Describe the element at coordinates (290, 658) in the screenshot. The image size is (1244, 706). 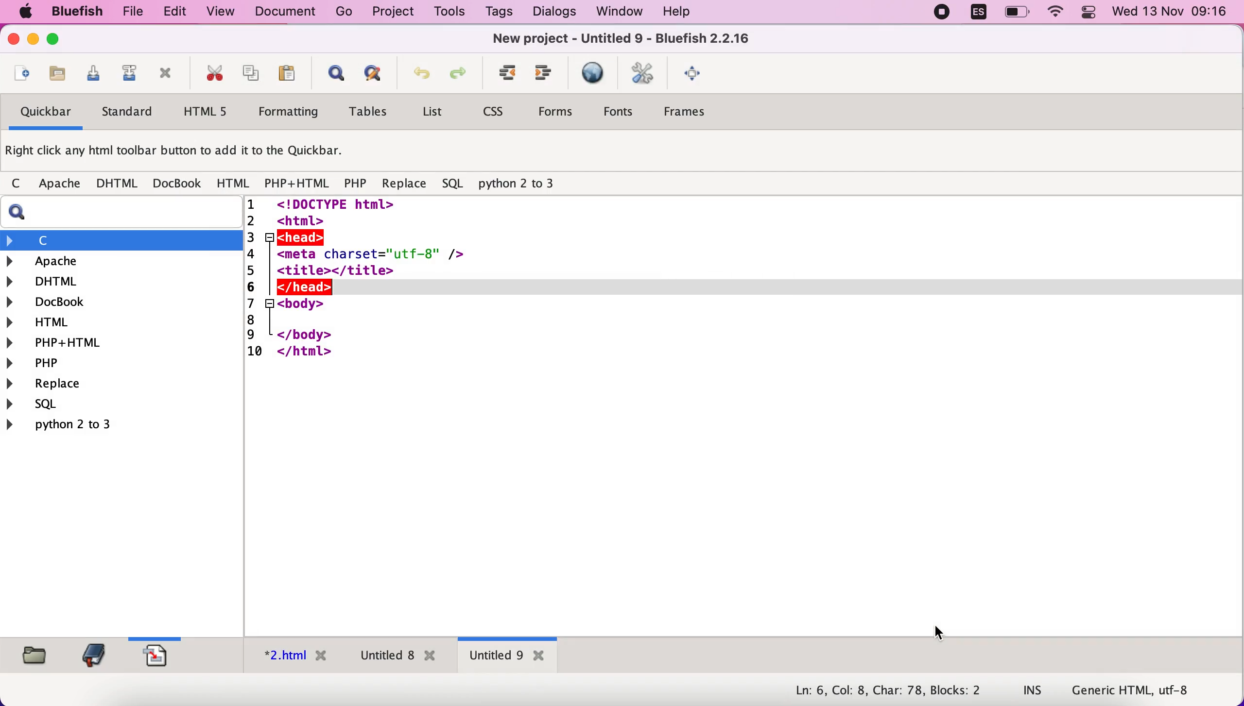
I see `tab` at that location.